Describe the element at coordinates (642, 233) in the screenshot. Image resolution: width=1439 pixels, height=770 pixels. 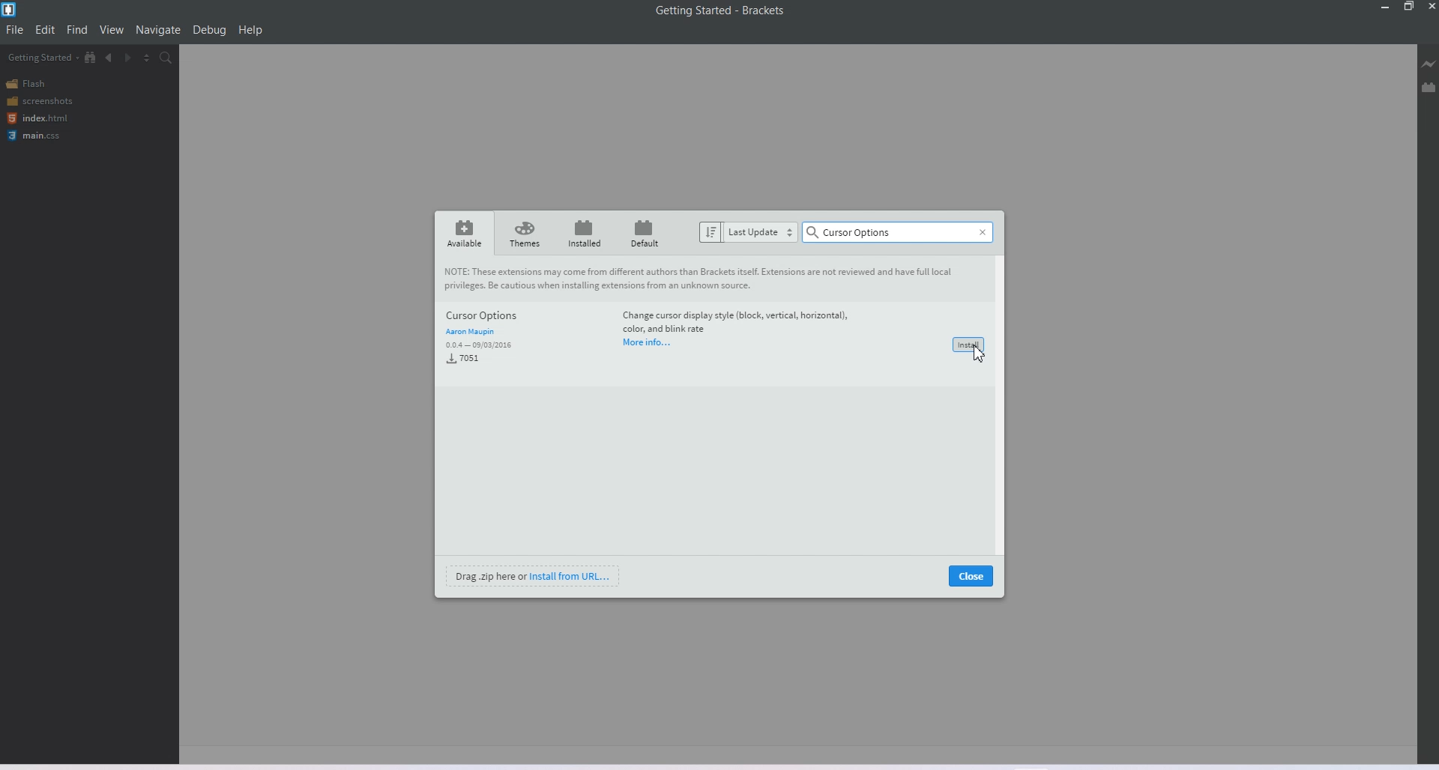
I see `default` at that location.